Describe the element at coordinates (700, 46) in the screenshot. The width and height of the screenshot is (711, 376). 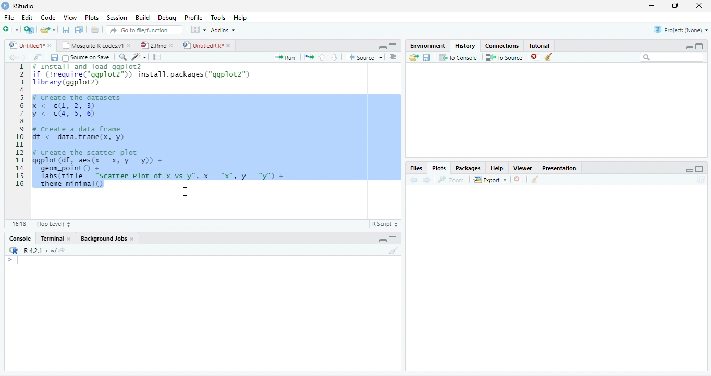
I see `Maximize` at that location.